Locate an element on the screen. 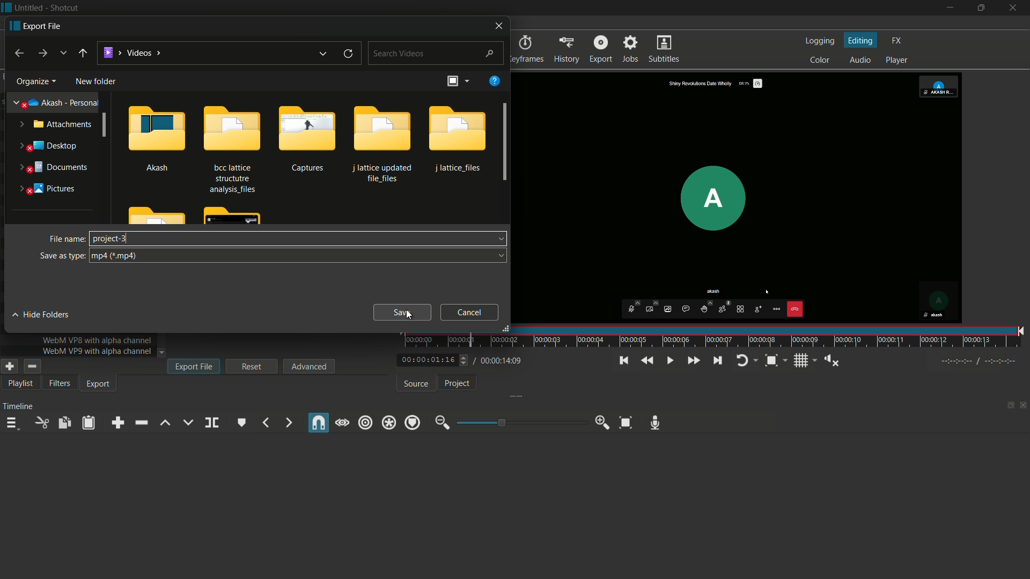 Image resolution: width=1030 pixels, height=579 pixels. maximize is located at coordinates (980, 8).